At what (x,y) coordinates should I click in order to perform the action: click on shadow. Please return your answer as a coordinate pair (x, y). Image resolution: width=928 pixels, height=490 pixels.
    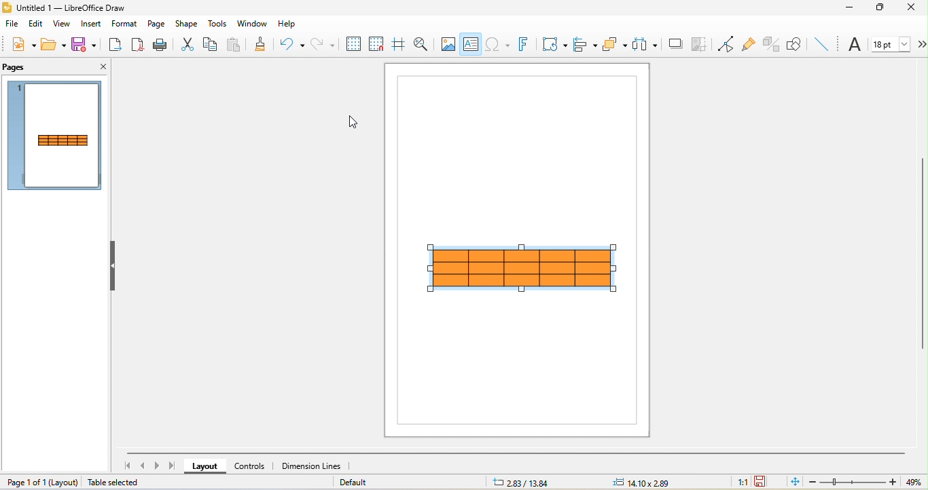
    Looking at the image, I should click on (673, 44).